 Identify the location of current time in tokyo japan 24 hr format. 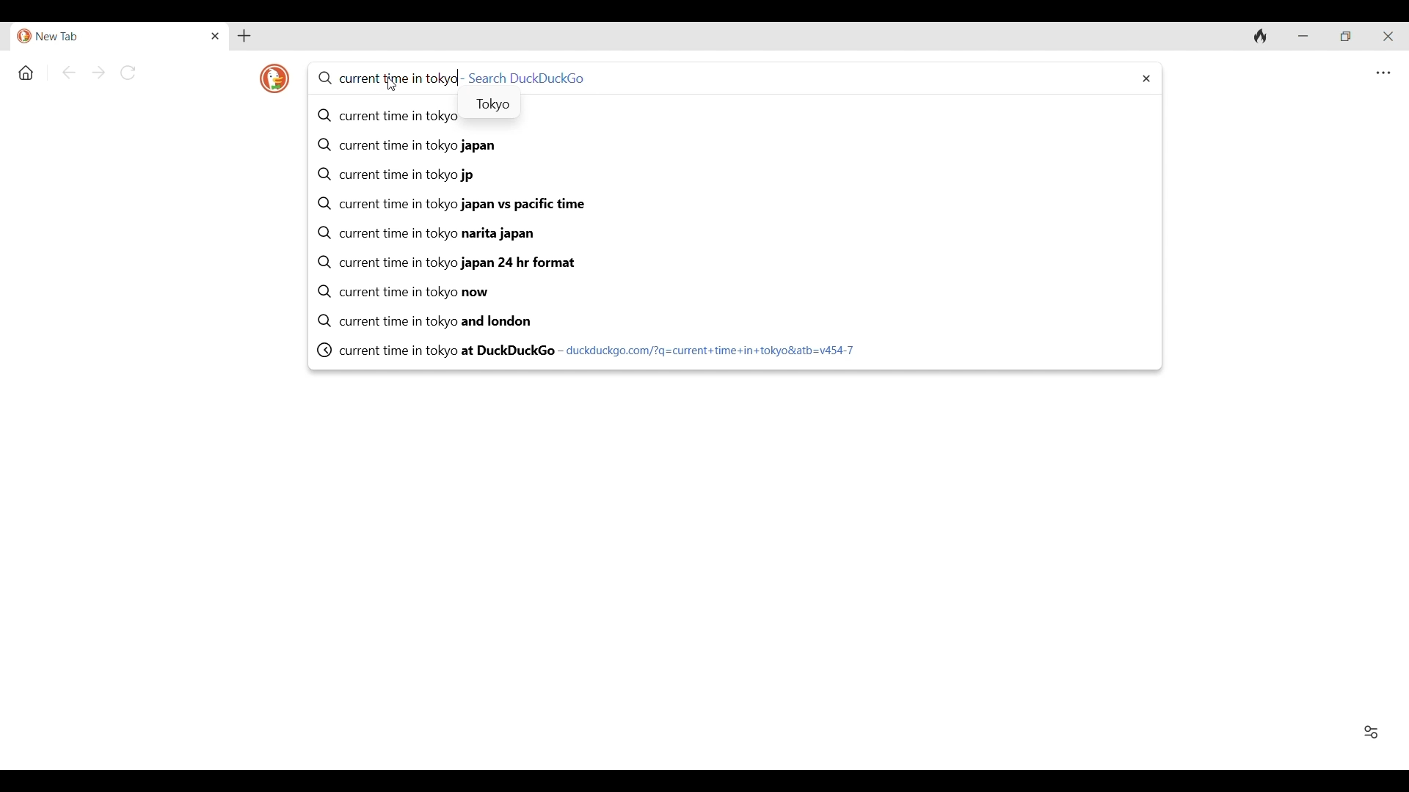
(445, 262).